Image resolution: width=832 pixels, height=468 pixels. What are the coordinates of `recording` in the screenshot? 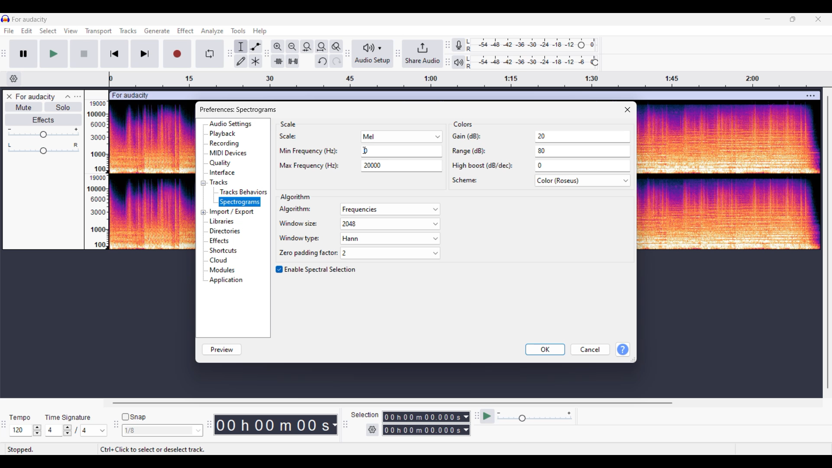 It's located at (227, 143).